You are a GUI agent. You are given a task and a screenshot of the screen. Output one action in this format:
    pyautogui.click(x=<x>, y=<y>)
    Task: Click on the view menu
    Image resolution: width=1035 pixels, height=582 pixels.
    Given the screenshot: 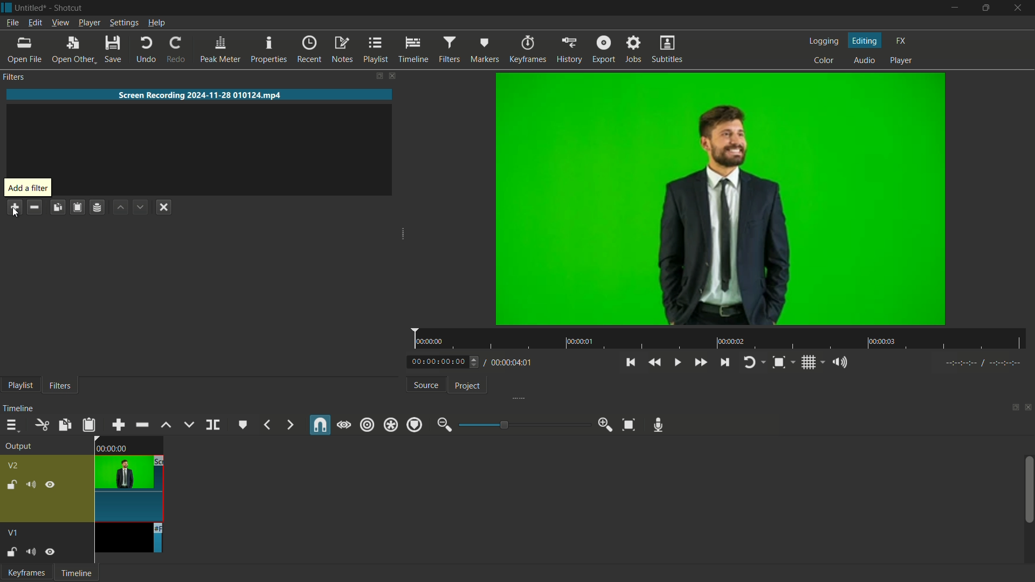 What is the action you would take?
    pyautogui.click(x=60, y=23)
    